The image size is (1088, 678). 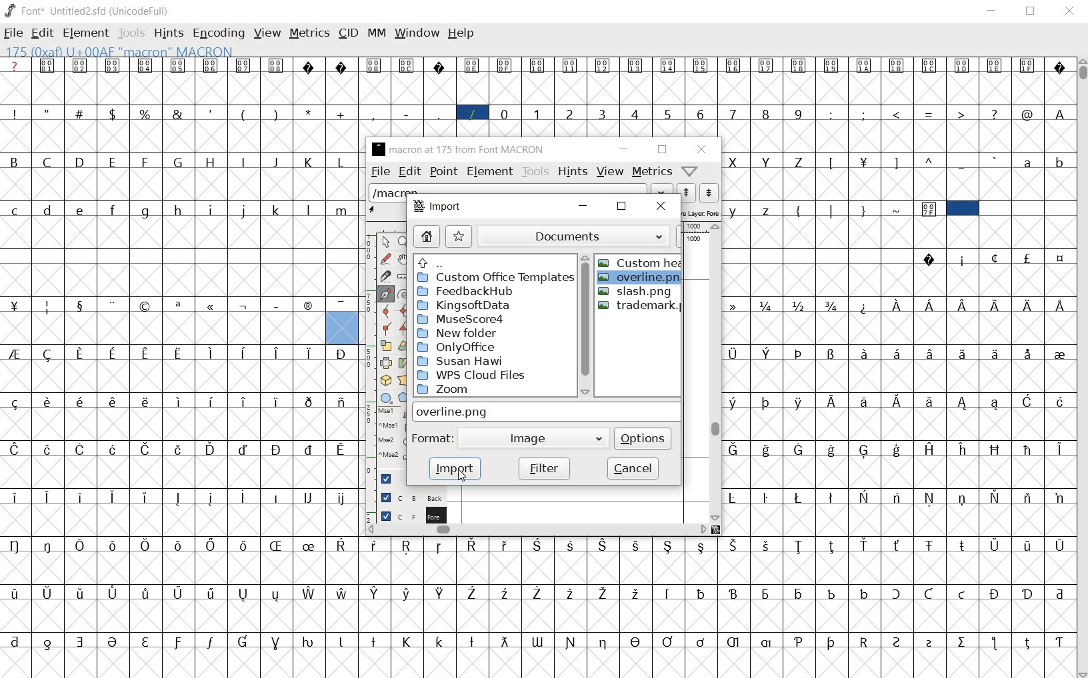 What do you see at coordinates (625, 150) in the screenshot?
I see `minimize` at bounding box center [625, 150].